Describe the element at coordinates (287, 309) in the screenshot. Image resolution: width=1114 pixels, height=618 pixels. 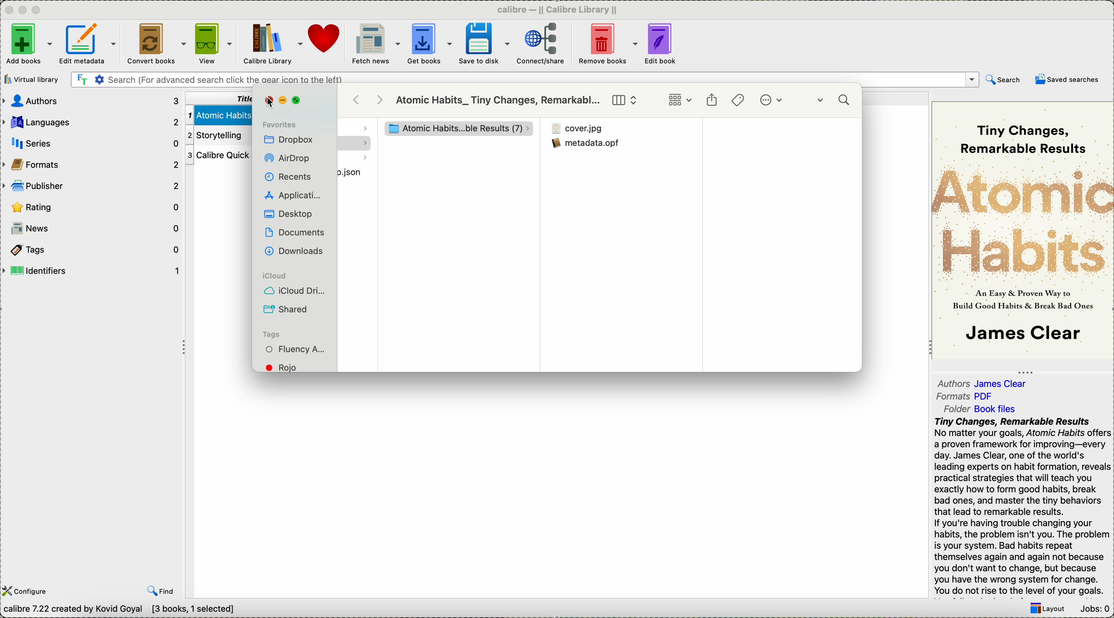
I see `shared` at that location.